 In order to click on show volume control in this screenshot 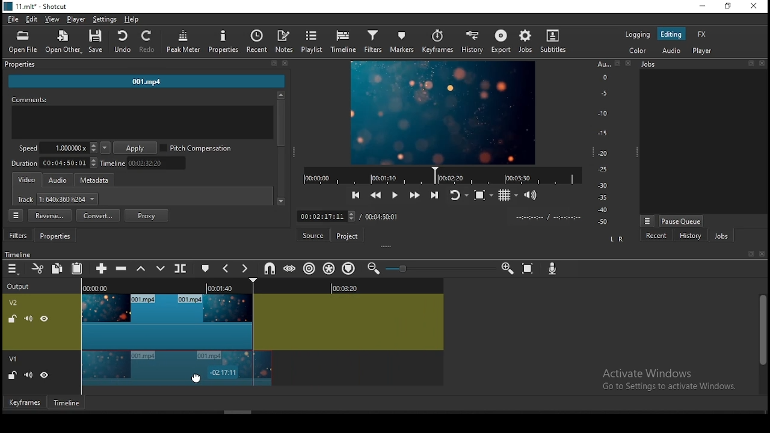, I will do `click(531, 197)`.